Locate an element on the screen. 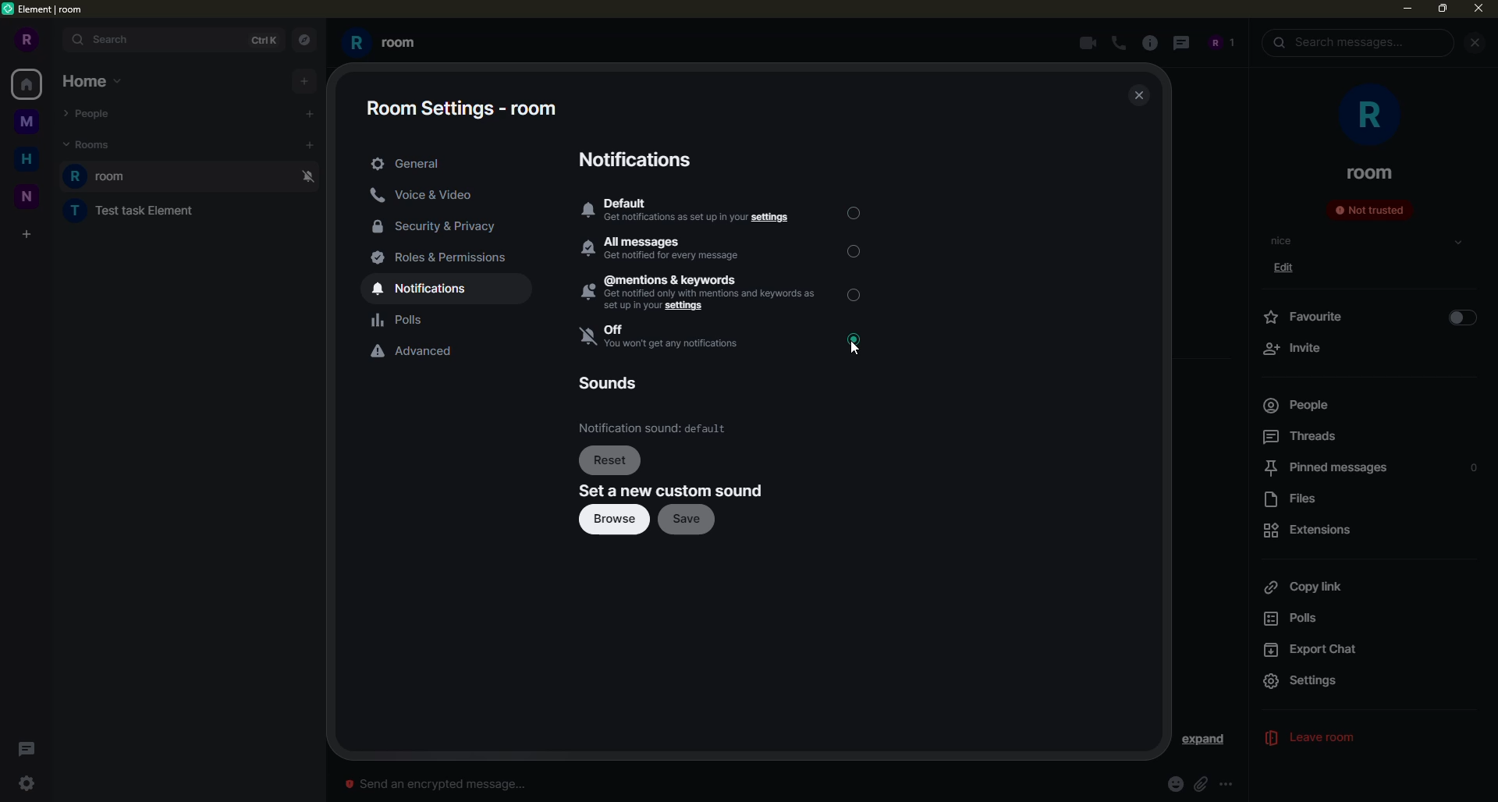  polls is located at coordinates (400, 321).